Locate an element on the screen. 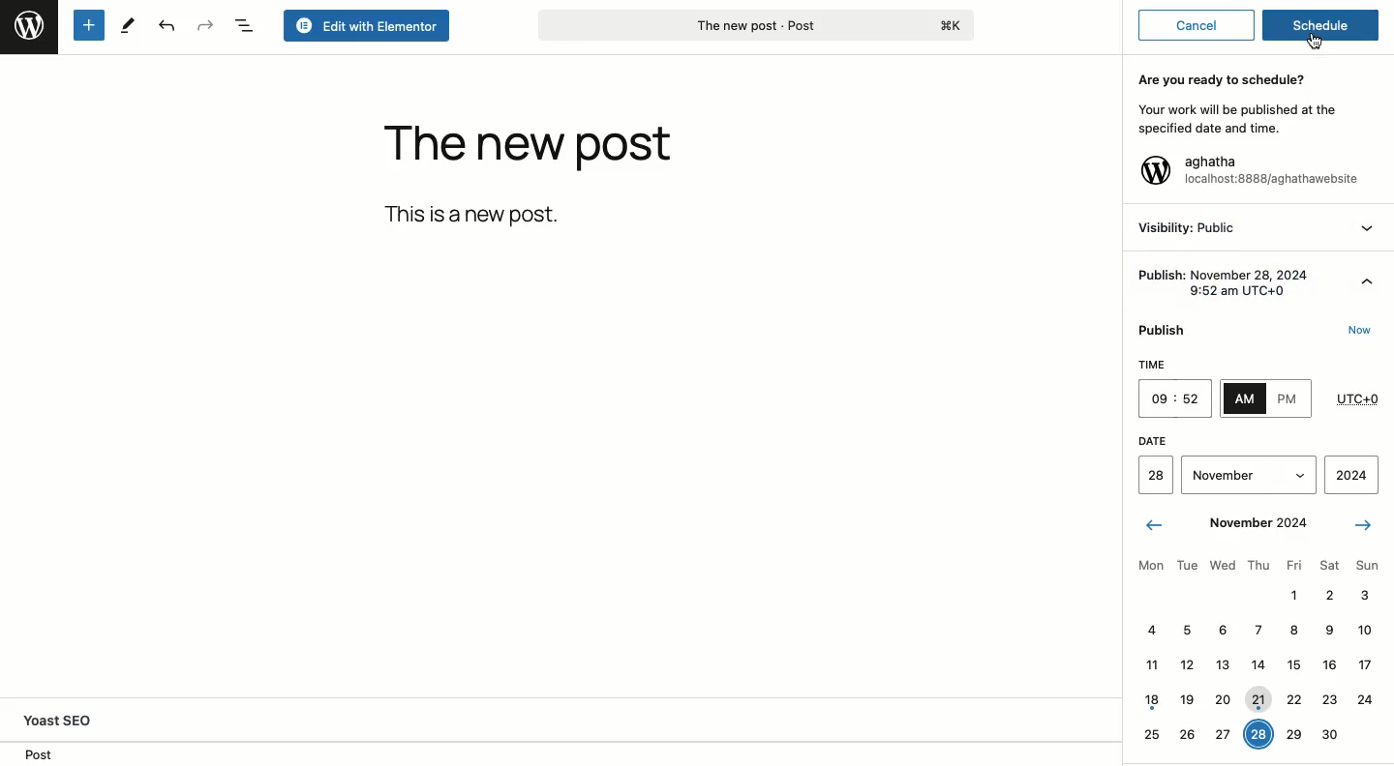 The image size is (1394, 766). Document overview is located at coordinates (247, 25).